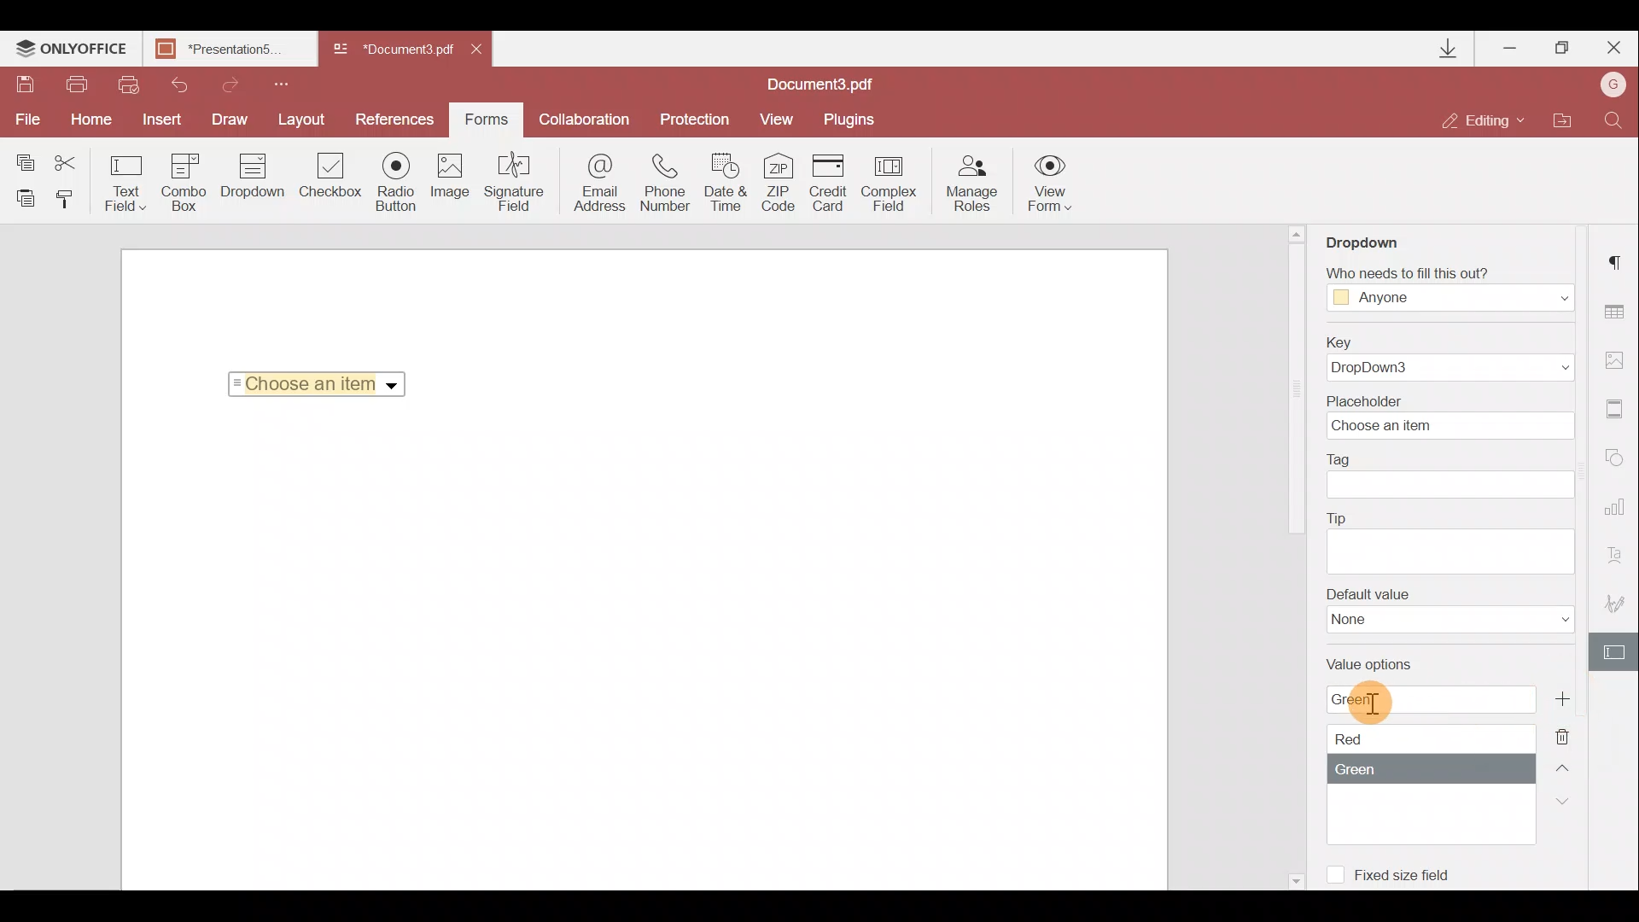  Describe the element at coordinates (166, 120) in the screenshot. I see `Insert` at that location.